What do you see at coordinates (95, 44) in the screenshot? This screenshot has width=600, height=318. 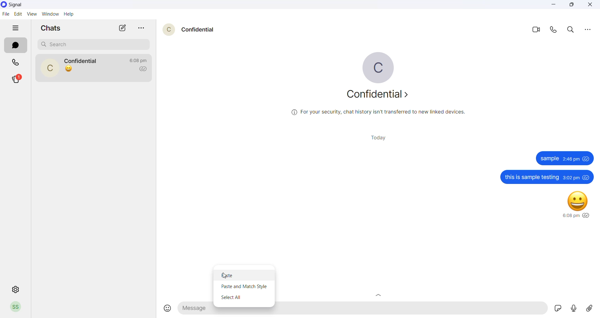 I see `search chat` at bounding box center [95, 44].